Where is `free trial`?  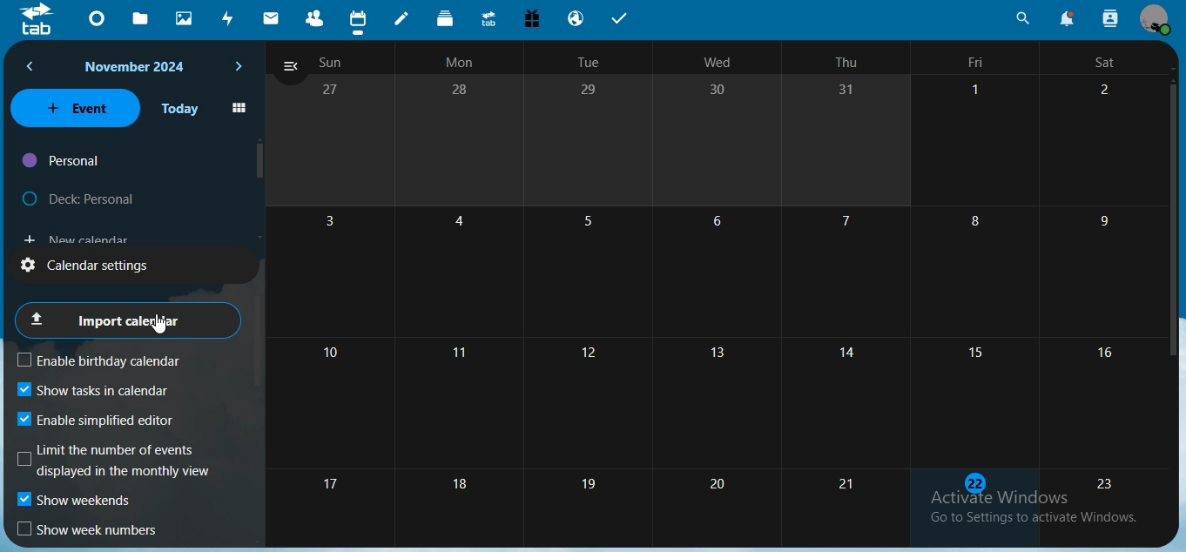
free trial is located at coordinates (531, 18).